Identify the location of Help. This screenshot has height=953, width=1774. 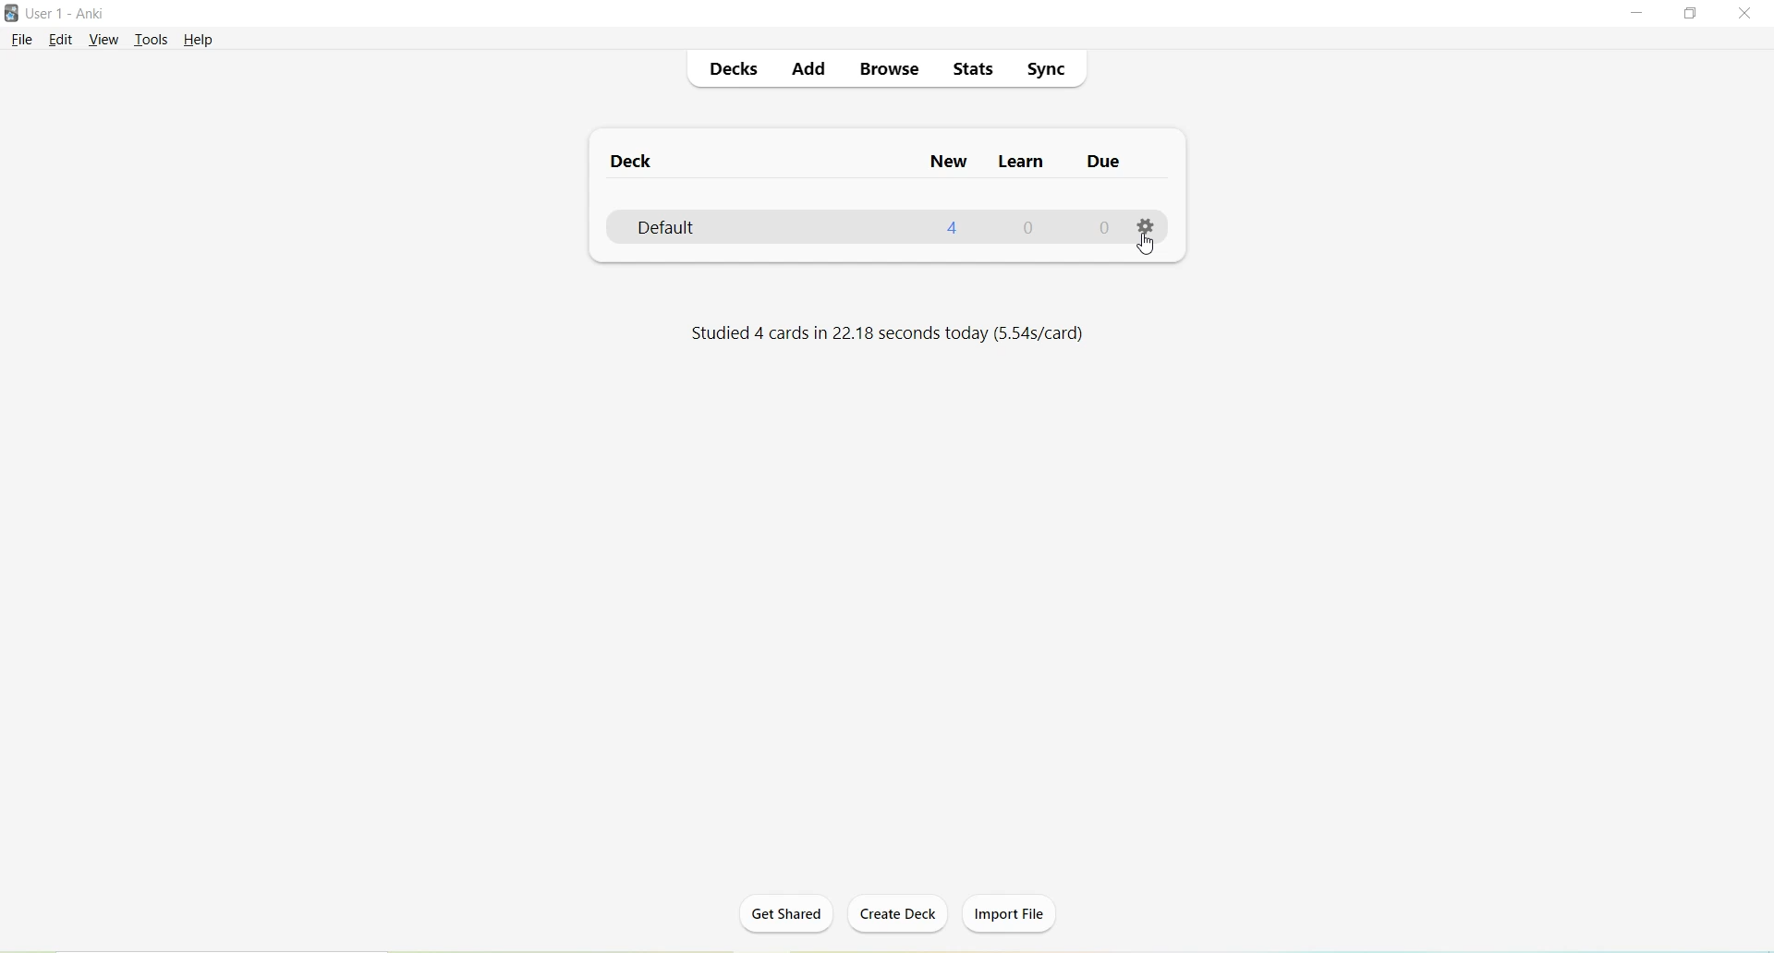
(199, 39).